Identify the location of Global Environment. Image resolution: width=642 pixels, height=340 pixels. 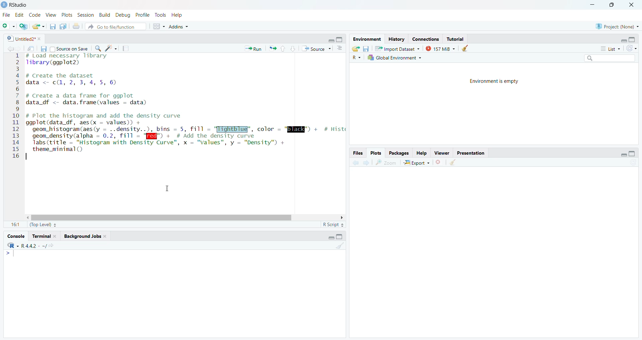
(395, 57).